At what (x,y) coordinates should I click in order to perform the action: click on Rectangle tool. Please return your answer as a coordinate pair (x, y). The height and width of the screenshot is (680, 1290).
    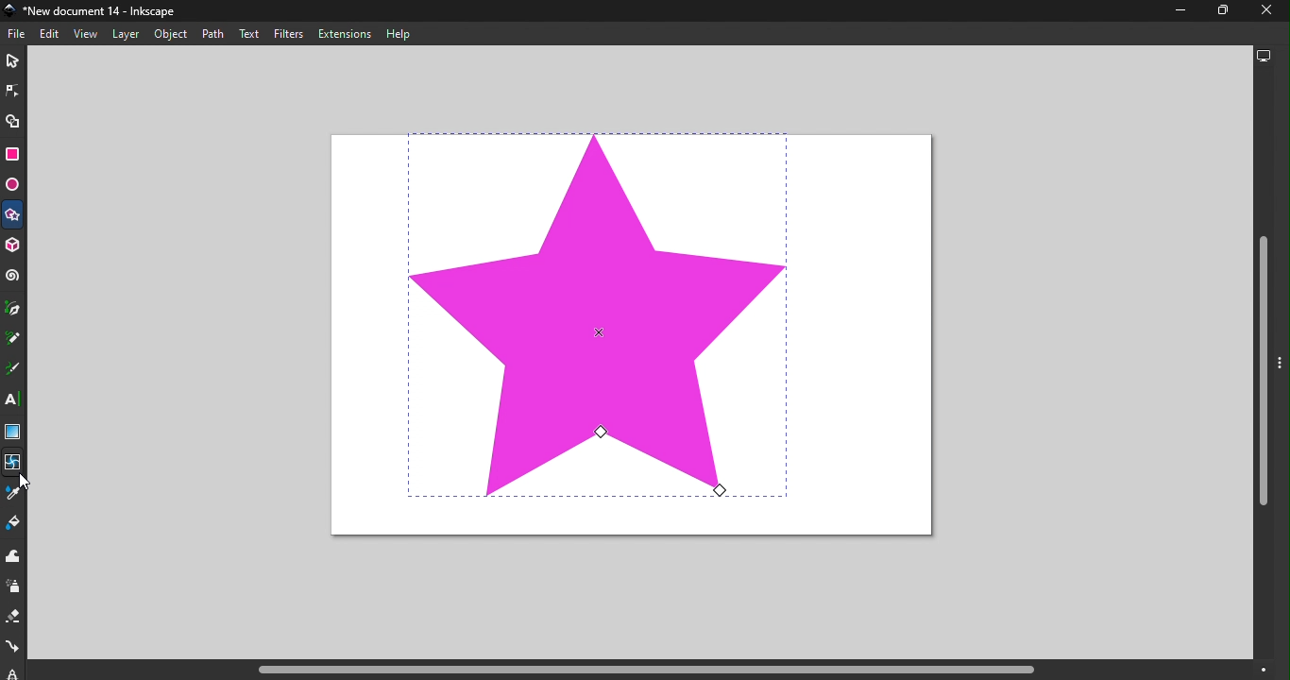
    Looking at the image, I should click on (12, 156).